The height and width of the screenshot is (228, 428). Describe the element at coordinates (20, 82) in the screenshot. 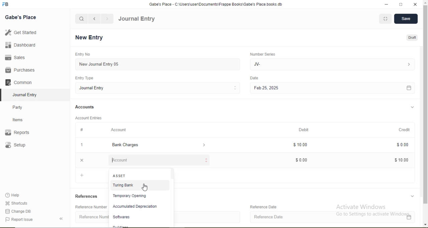

I see `Common` at that location.